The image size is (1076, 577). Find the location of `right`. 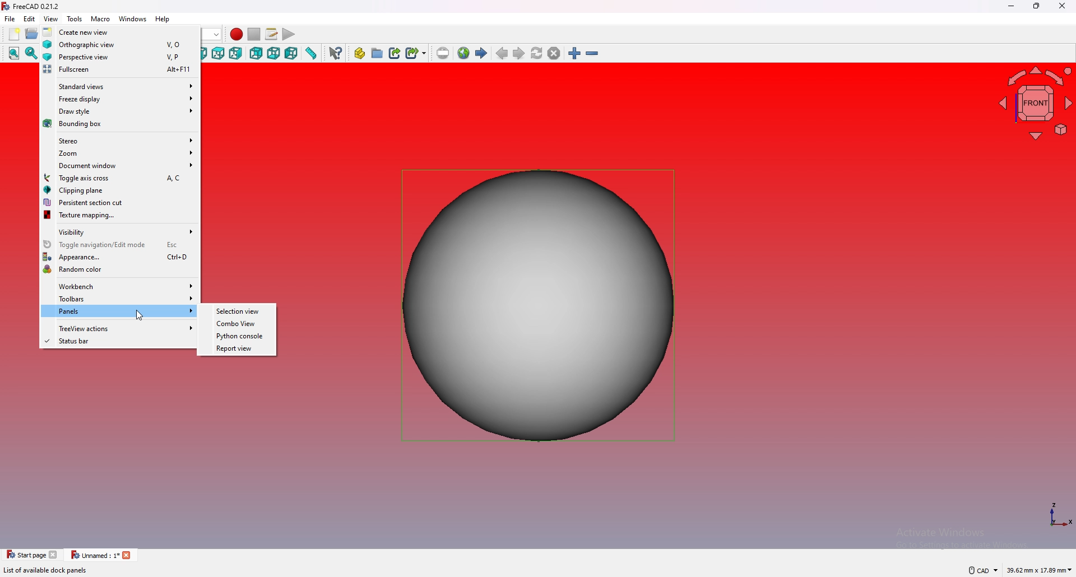

right is located at coordinates (235, 53).